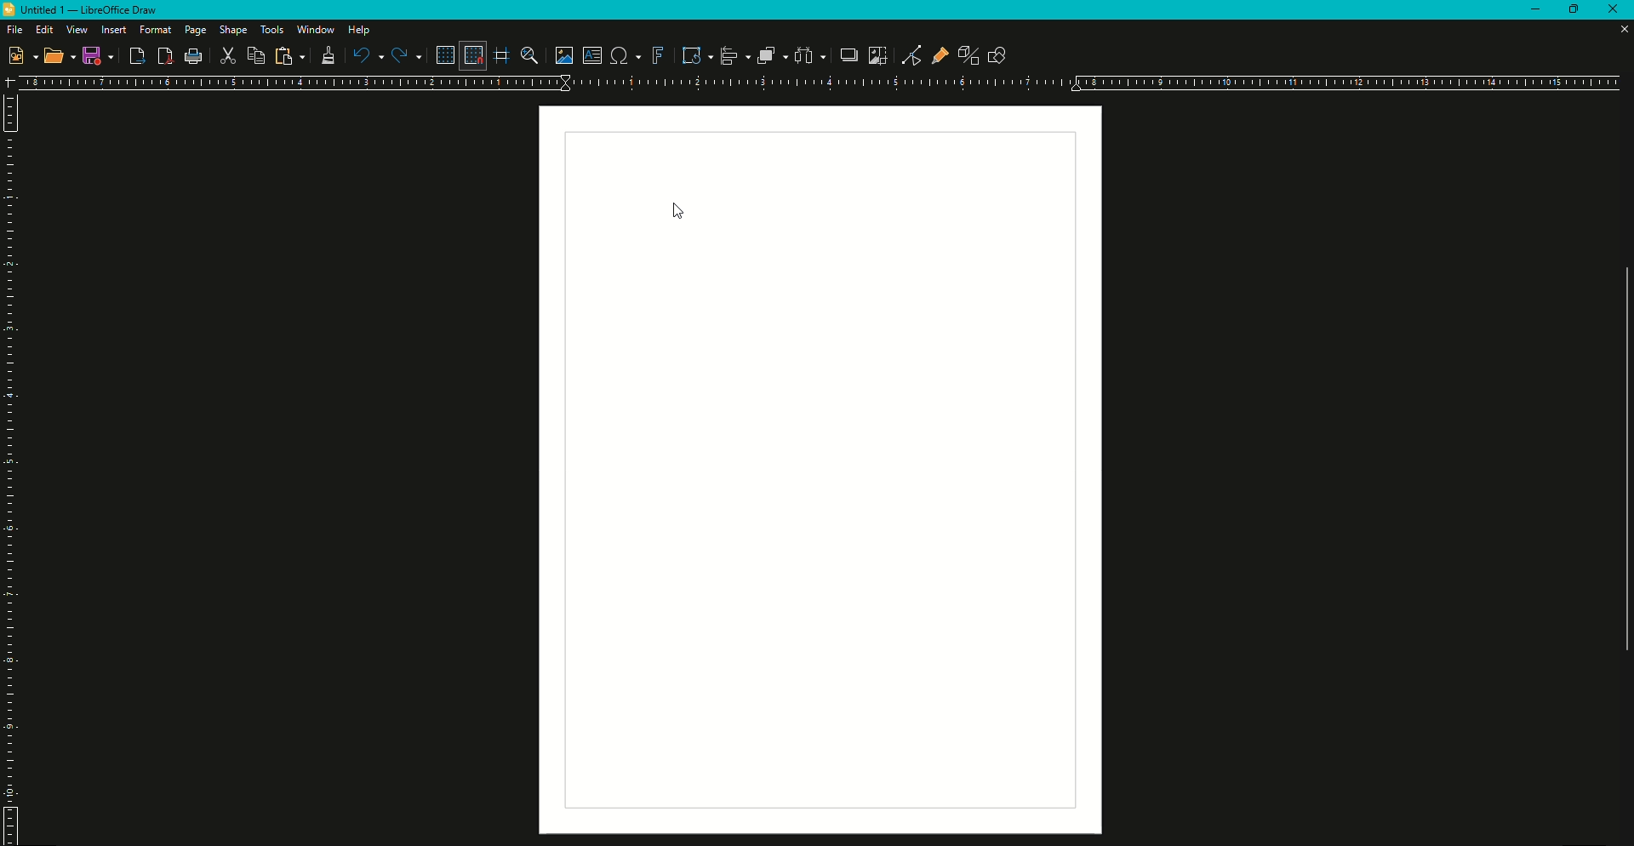 Image resolution: width=1634 pixels, height=846 pixels. Describe the element at coordinates (152, 31) in the screenshot. I see `Format` at that location.